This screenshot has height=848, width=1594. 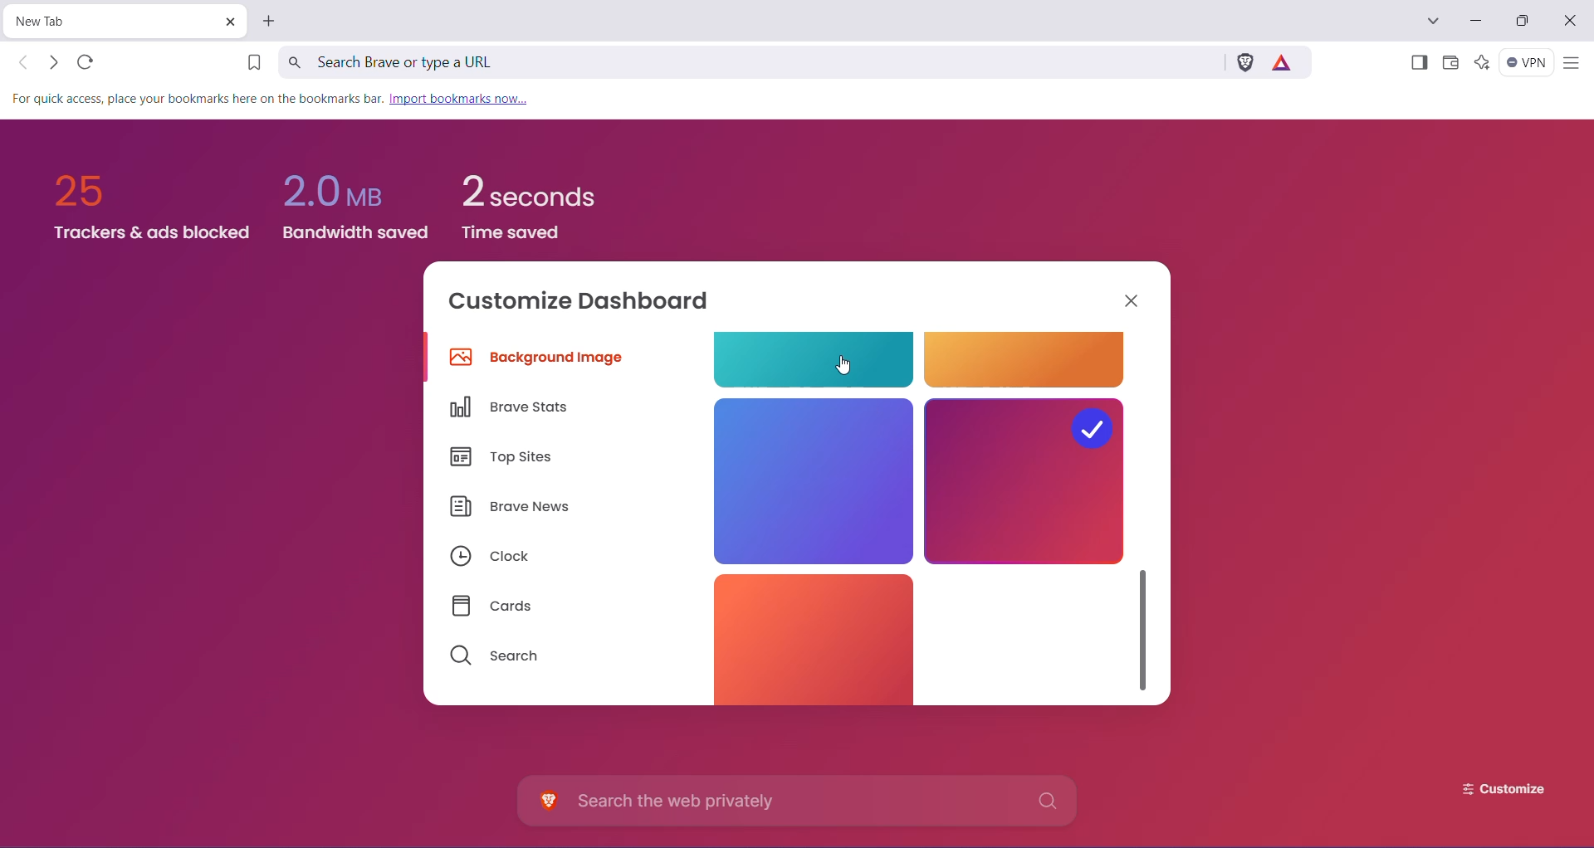 I want to click on color 2 #aa295f, so click(x=1024, y=480).